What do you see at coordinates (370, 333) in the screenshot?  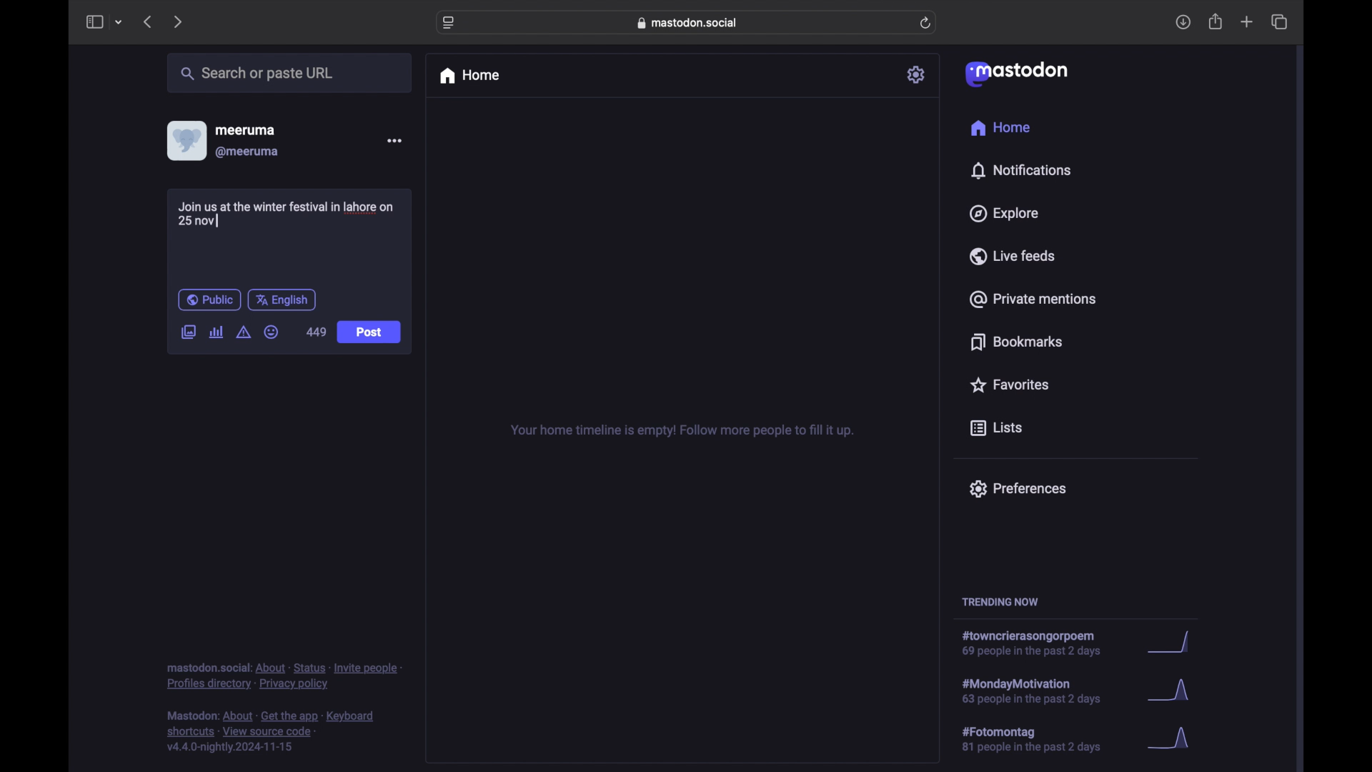 I see `Post` at bounding box center [370, 333].